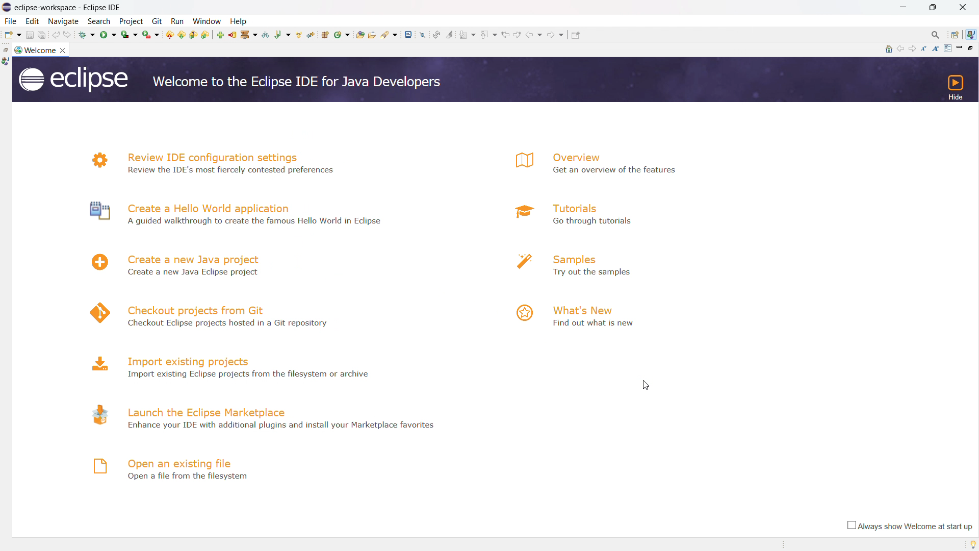 The height and width of the screenshot is (551, 979). Describe the element at coordinates (256, 221) in the screenshot. I see `A guided walkthrough to create the famous Hello World in Eclipse` at that location.